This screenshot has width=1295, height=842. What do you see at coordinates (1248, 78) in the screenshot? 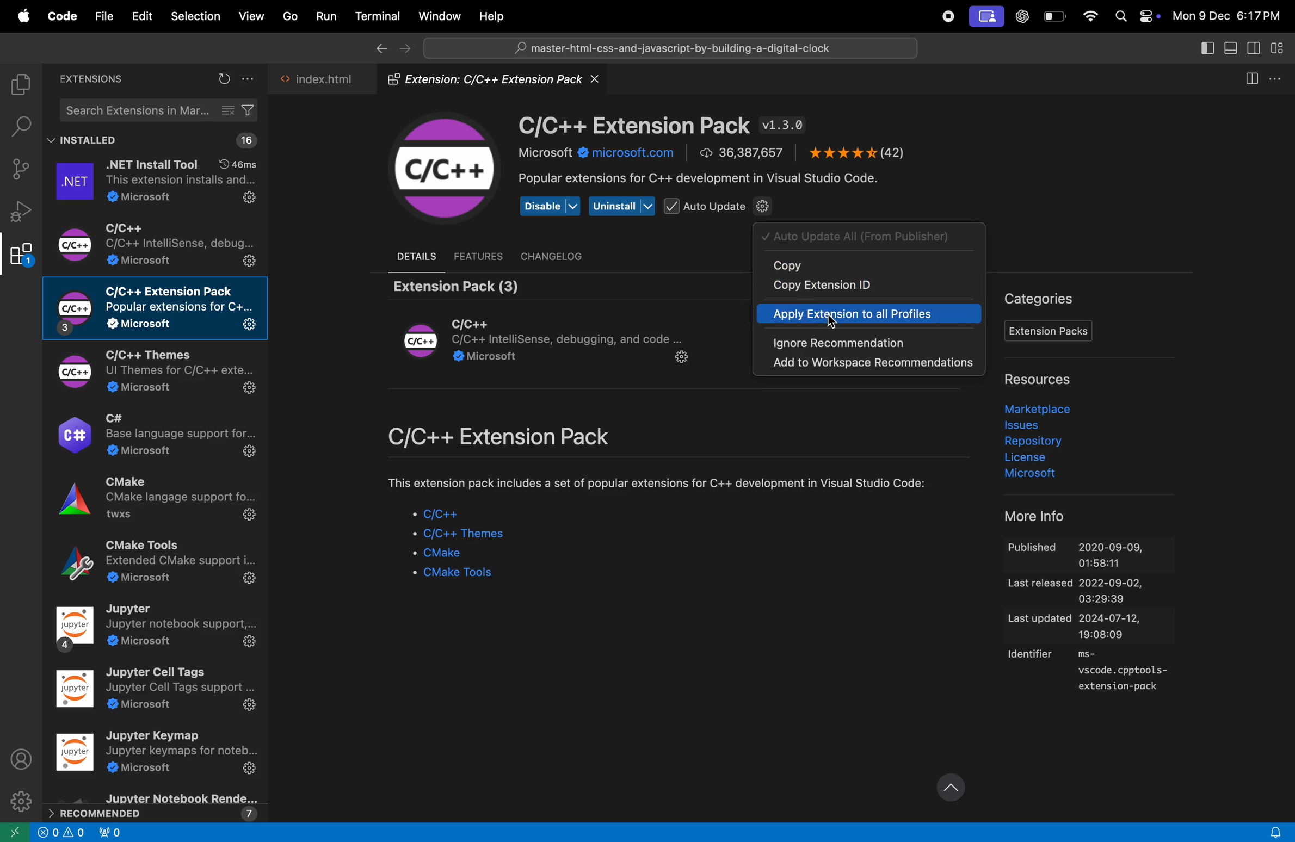
I see `split editor` at bounding box center [1248, 78].